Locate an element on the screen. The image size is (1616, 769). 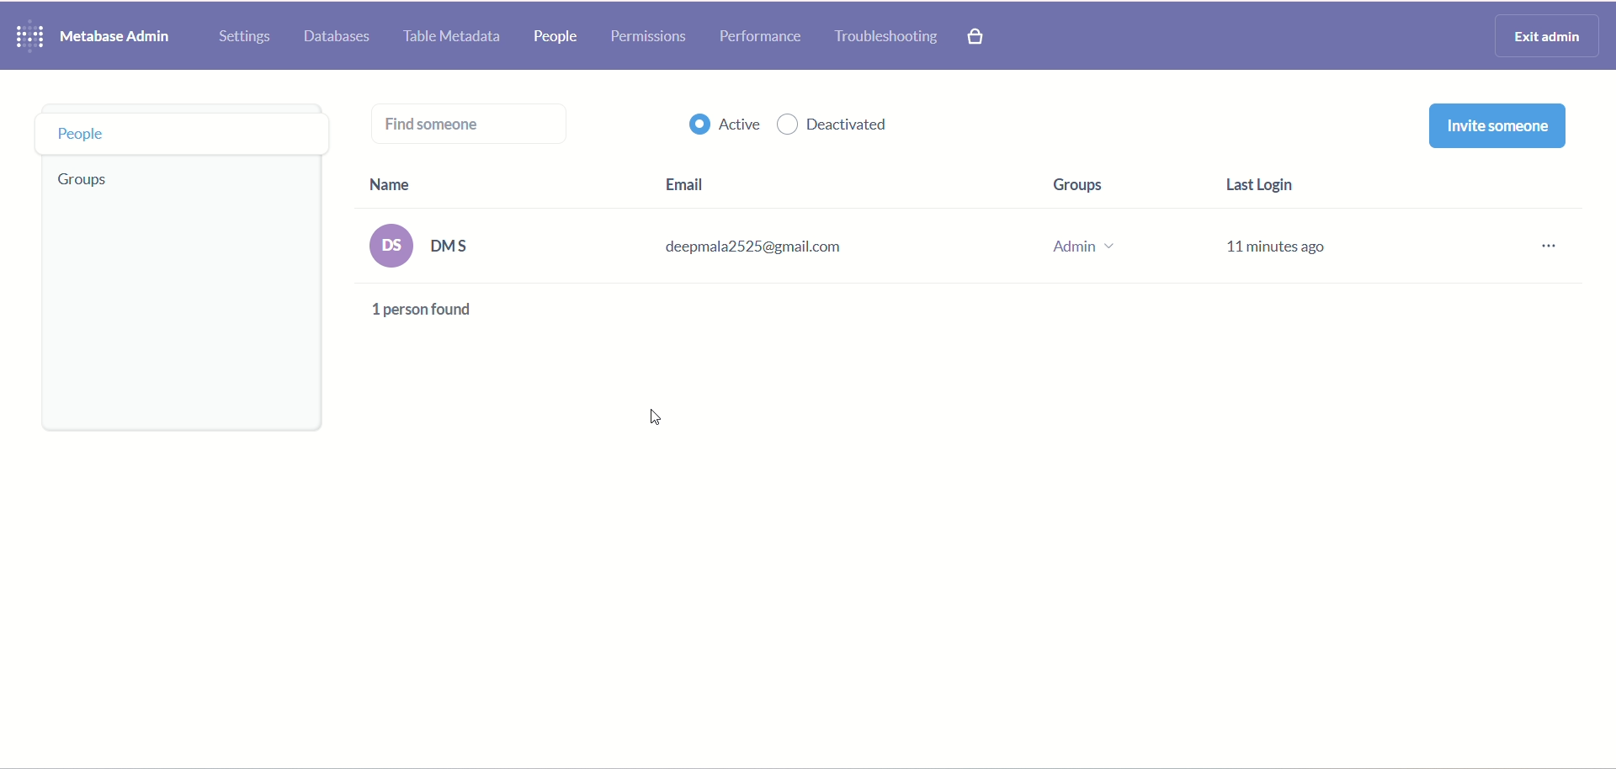
active is located at coordinates (715, 125).